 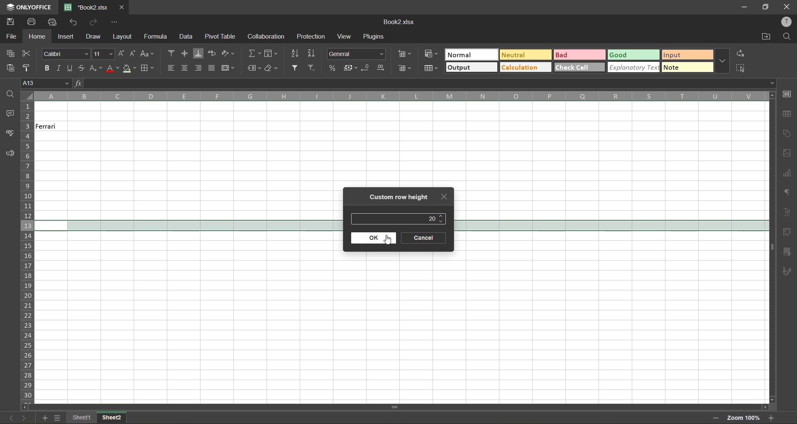 I want to click on filename, so click(x=90, y=7).